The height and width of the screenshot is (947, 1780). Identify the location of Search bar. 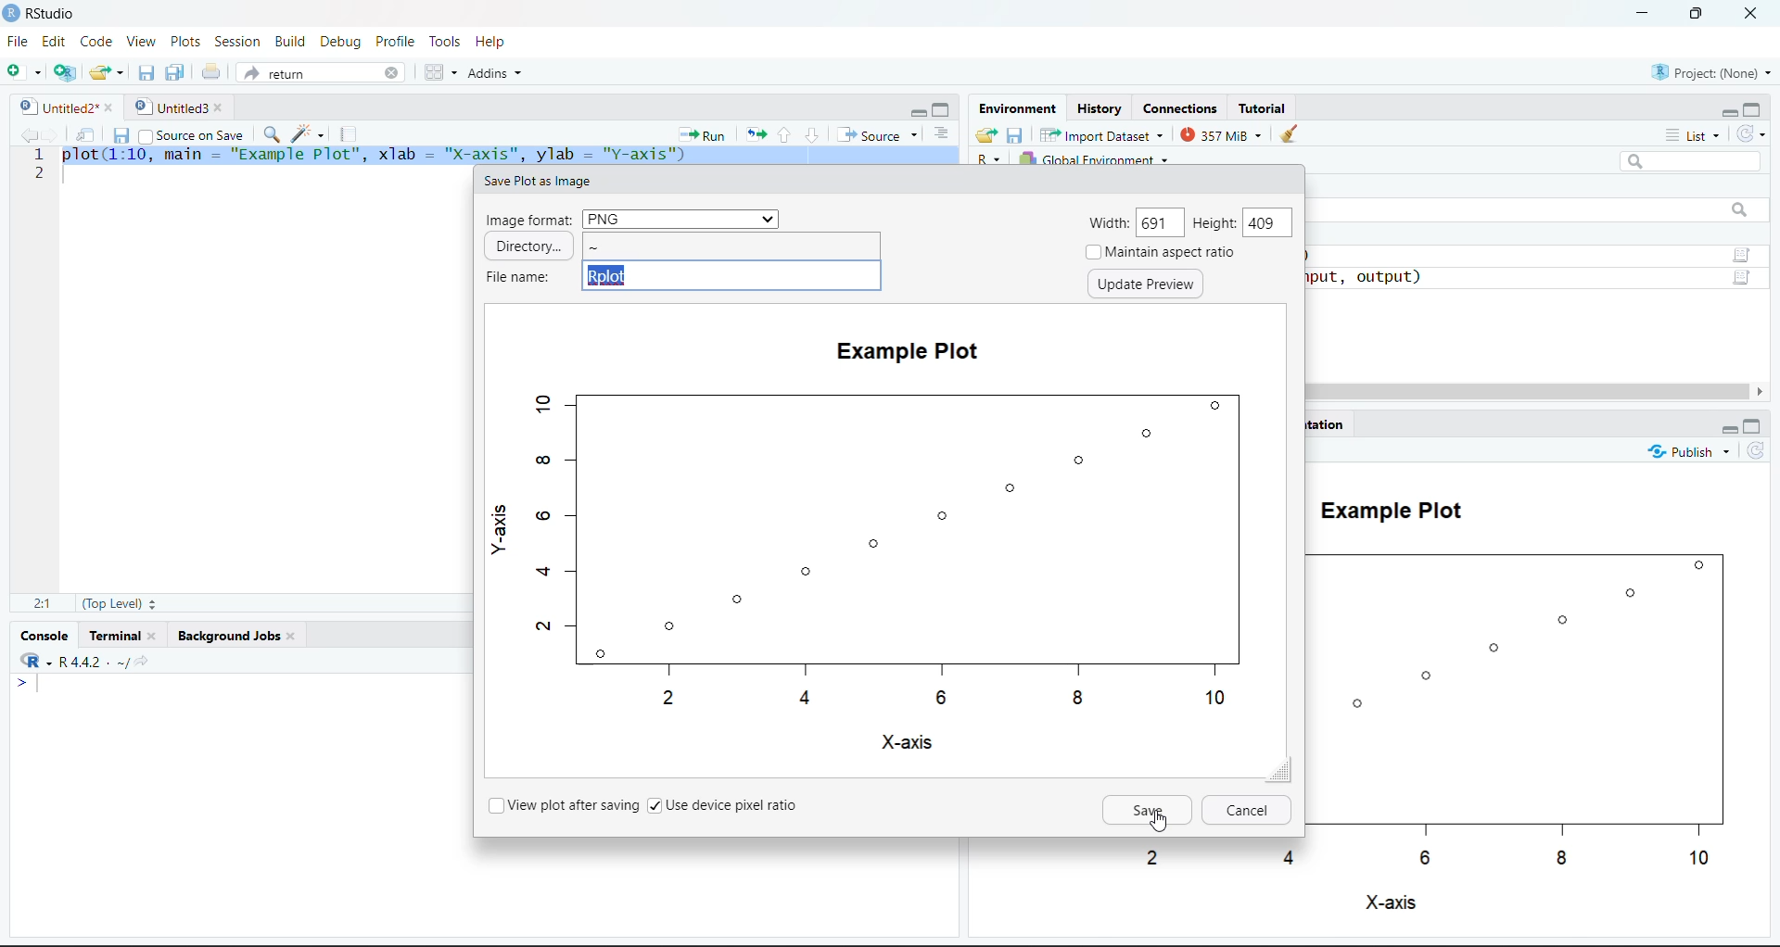
(1692, 161).